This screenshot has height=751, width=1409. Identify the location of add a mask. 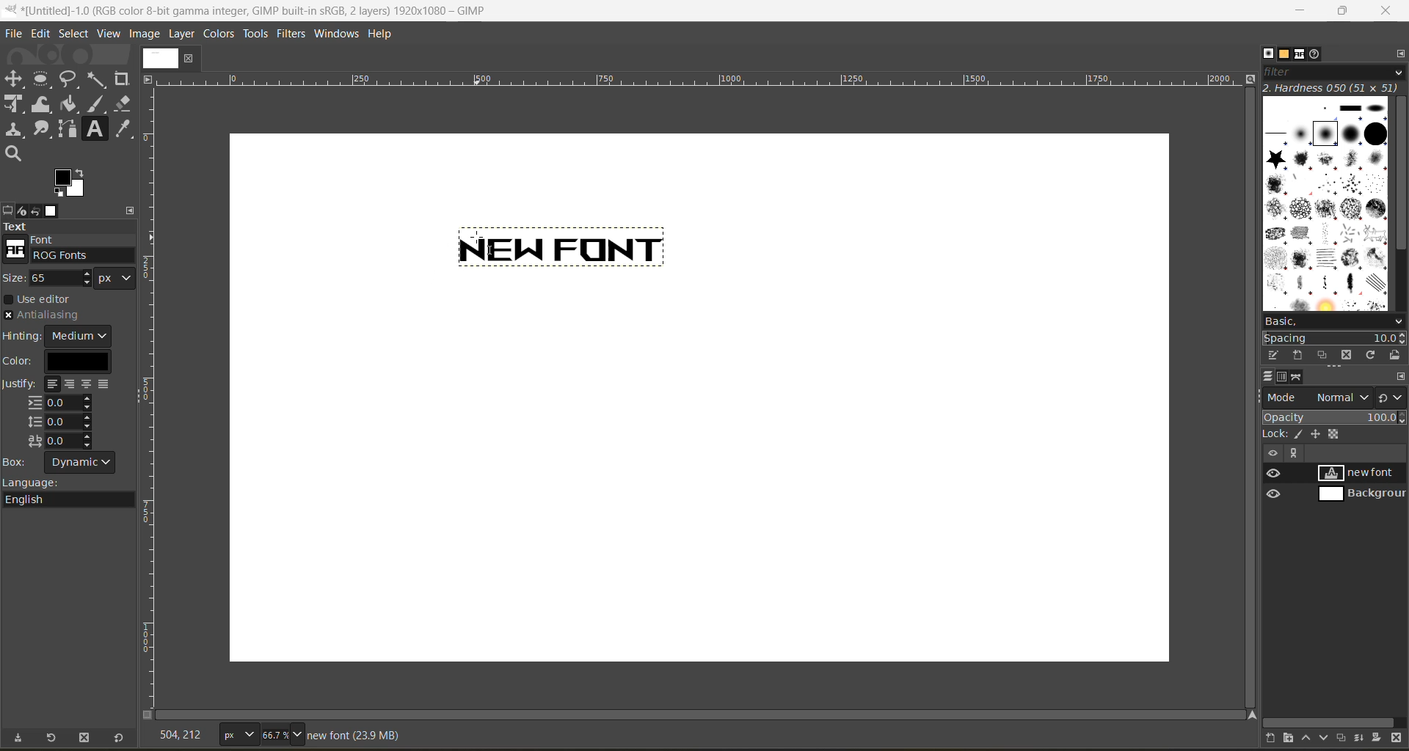
(1374, 739).